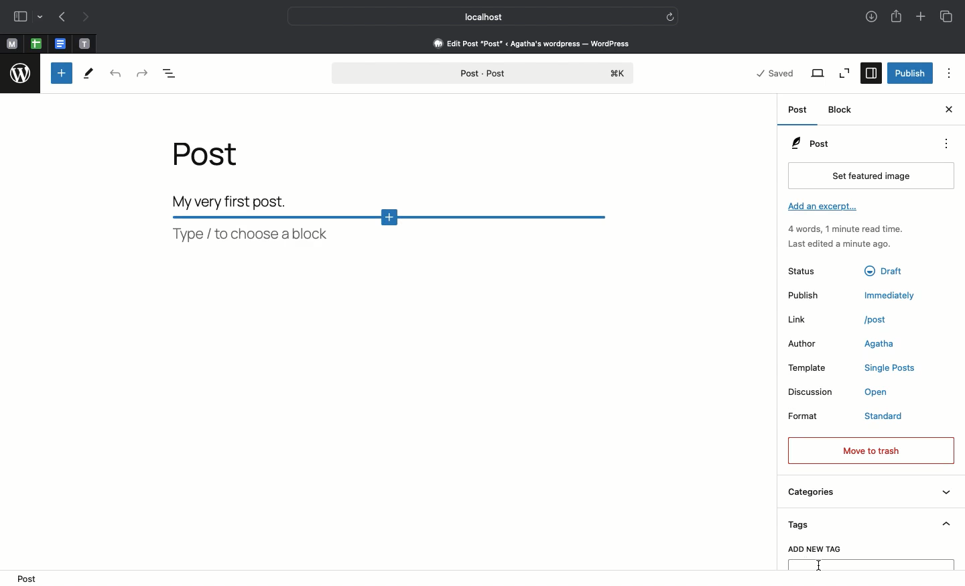 Image resolution: width=965 pixels, height=586 pixels. Describe the element at coordinates (35, 43) in the screenshot. I see `Pinned tabs` at that location.